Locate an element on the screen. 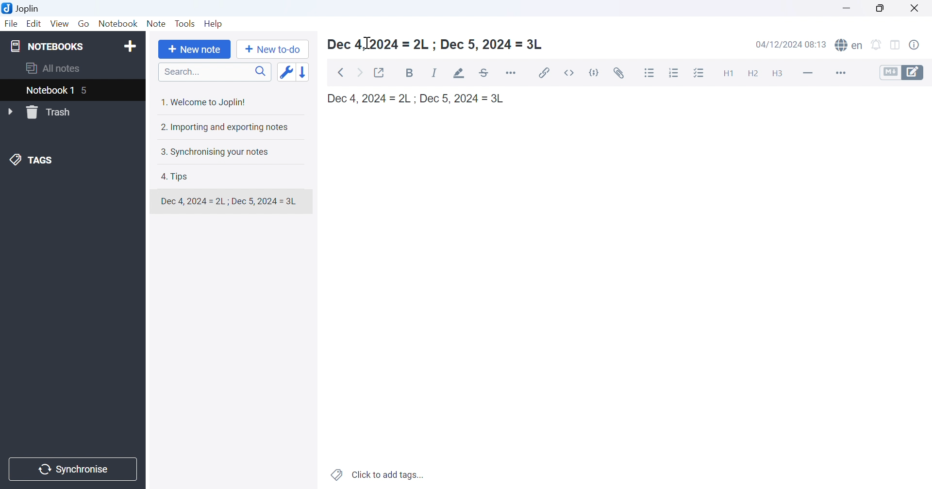 This screenshot has width=932, height=489. Go is located at coordinates (85, 24).